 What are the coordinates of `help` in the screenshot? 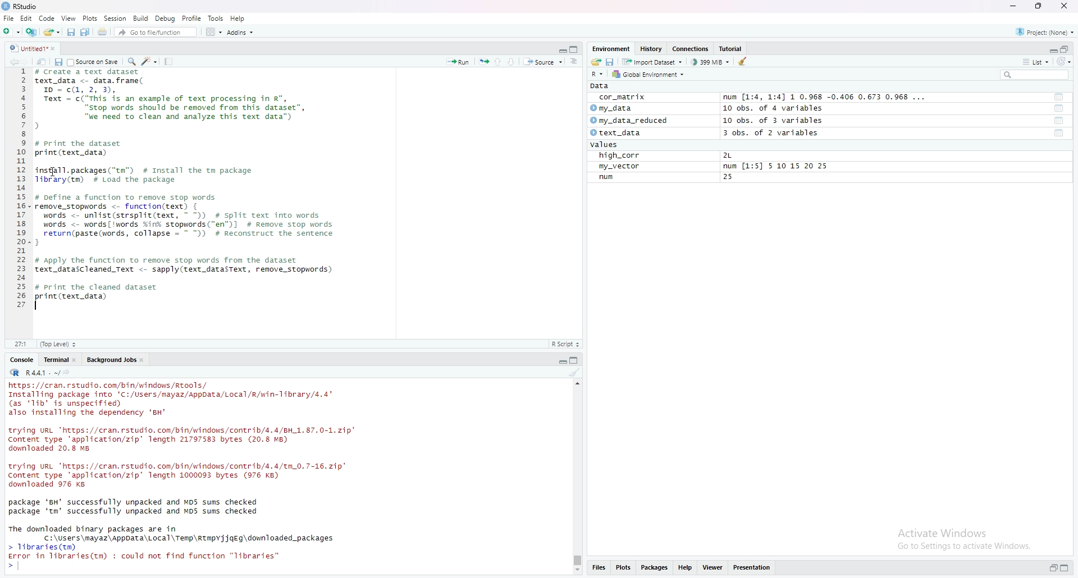 It's located at (684, 567).